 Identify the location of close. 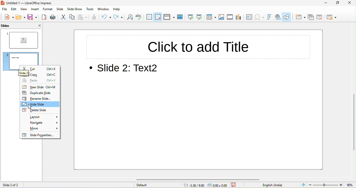
(349, 3).